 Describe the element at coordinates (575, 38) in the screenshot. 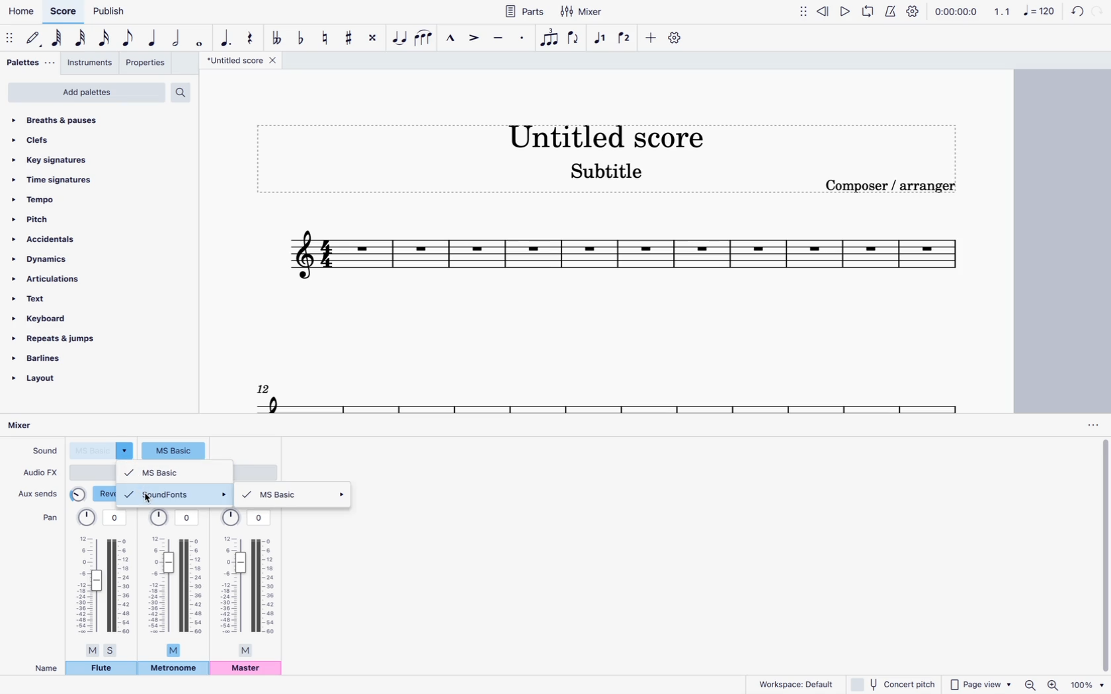

I see `flip direction` at that location.